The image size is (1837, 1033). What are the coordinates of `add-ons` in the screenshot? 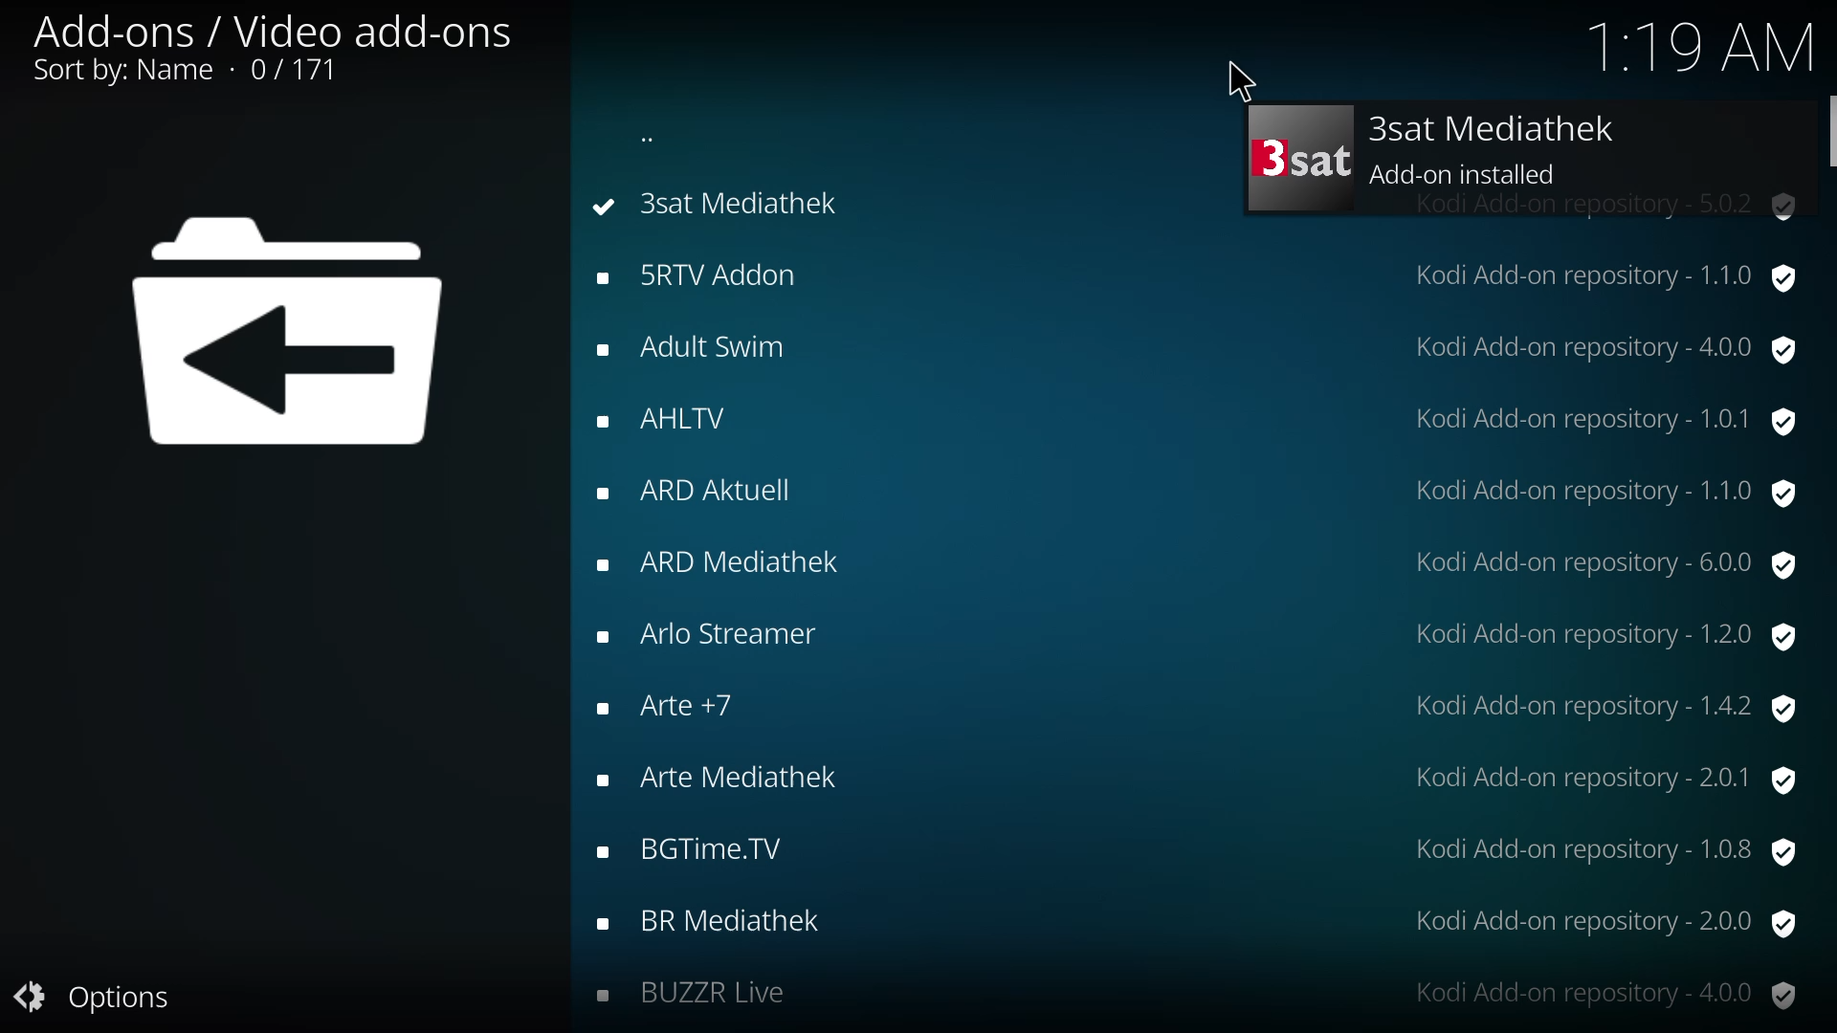 It's located at (673, 703).